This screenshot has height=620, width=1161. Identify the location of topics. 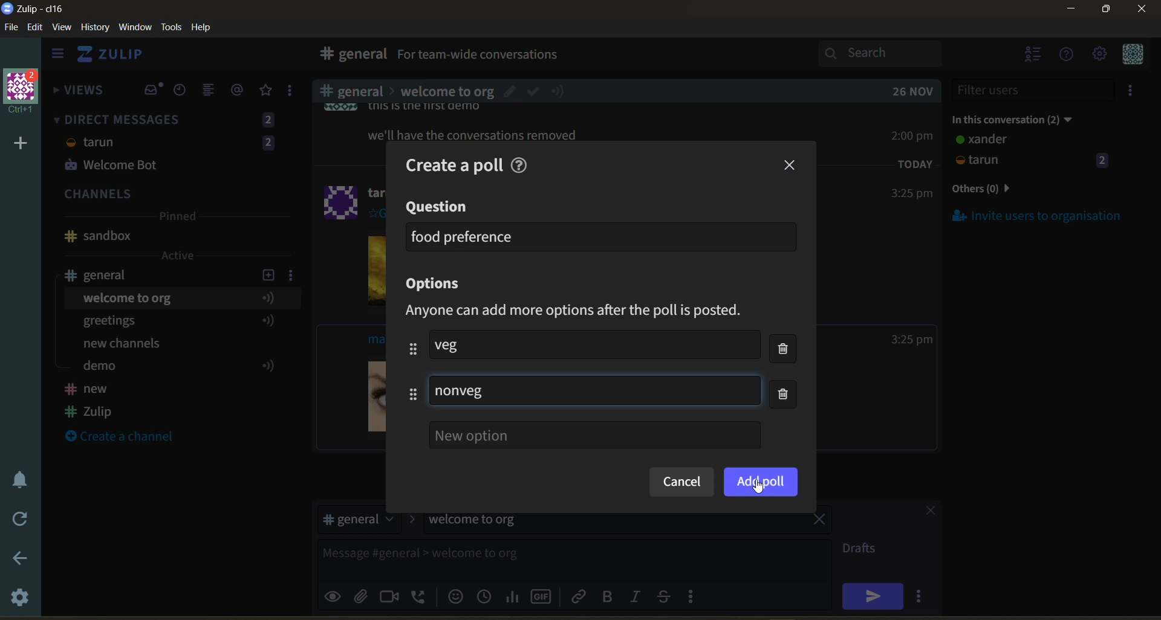
(175, 334).